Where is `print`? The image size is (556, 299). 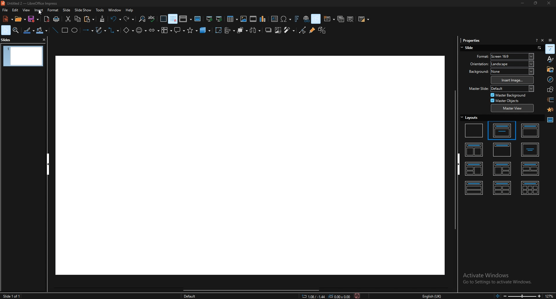 print is located at coordinates (56, 19).